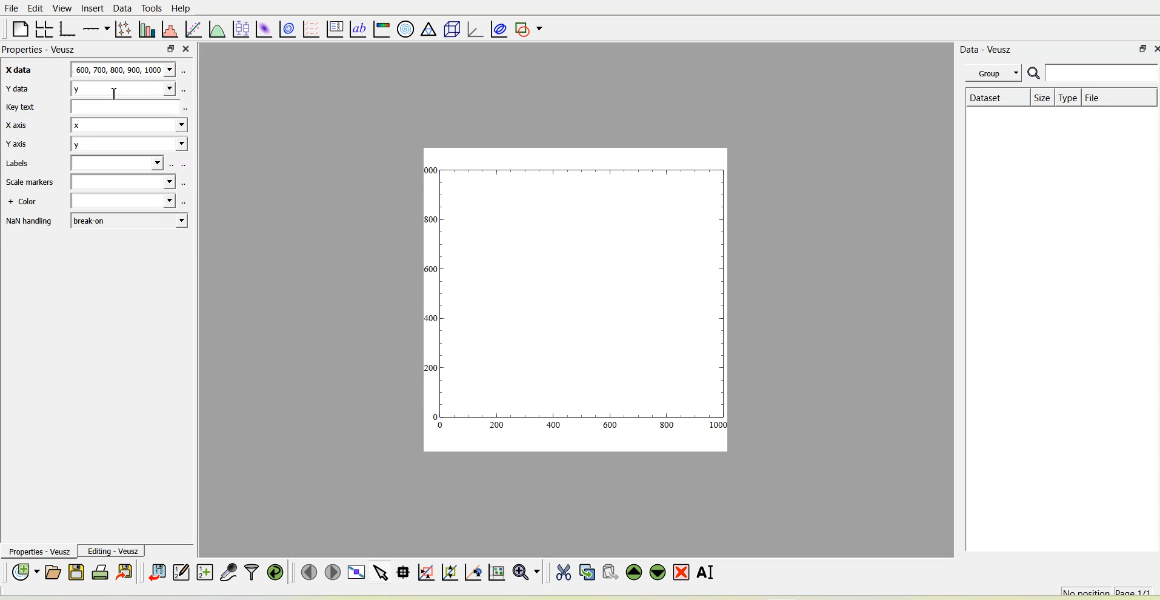 The image size is (1160, 600). I want to click on Key text, so click(22, 107).